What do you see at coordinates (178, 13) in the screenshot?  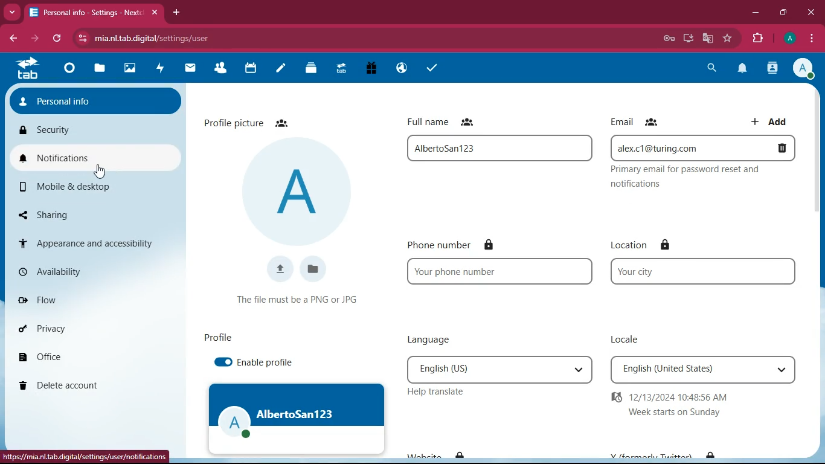 I see `add tab` at bounding box center [178, 13].